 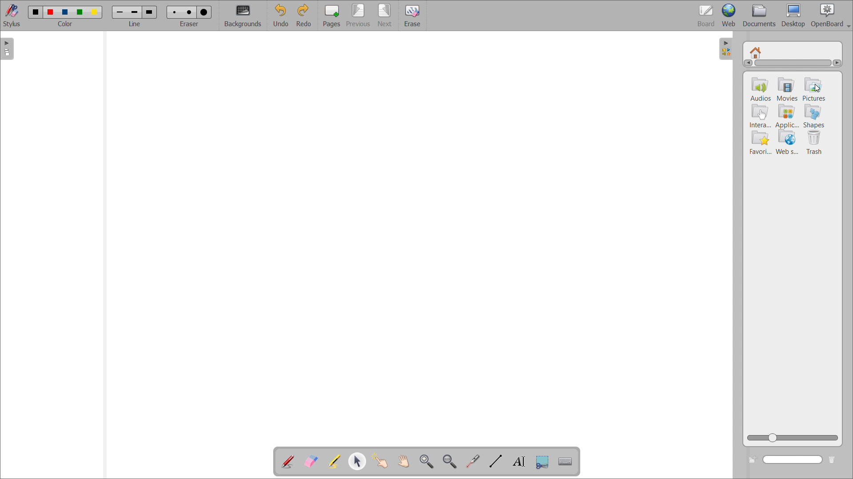 What do you see at coordinates (332, 16) in the screenshot?
I see `pages` at bounding box center [332, 16].